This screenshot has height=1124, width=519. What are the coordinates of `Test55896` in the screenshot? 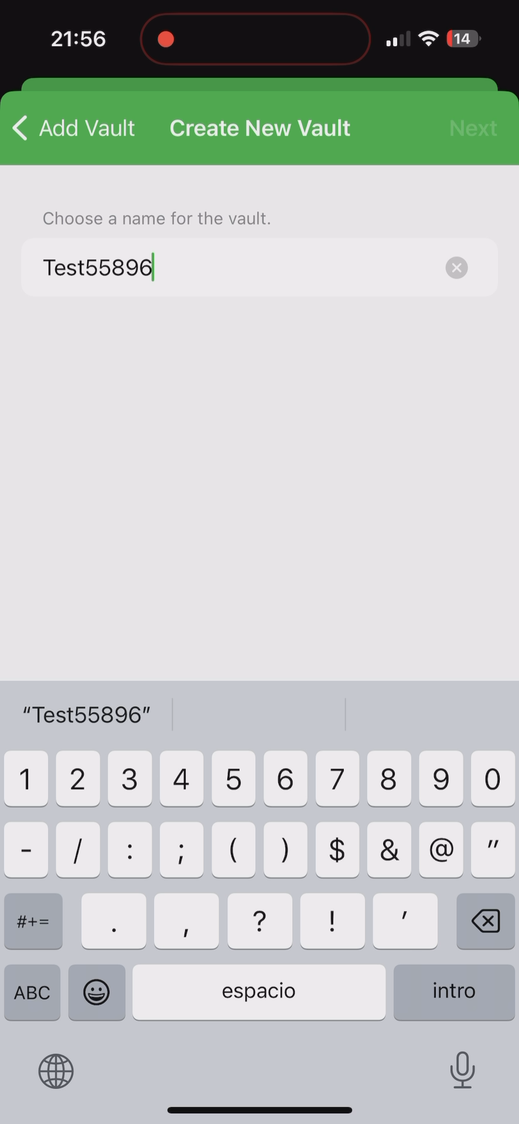 It's located at (261, 268).